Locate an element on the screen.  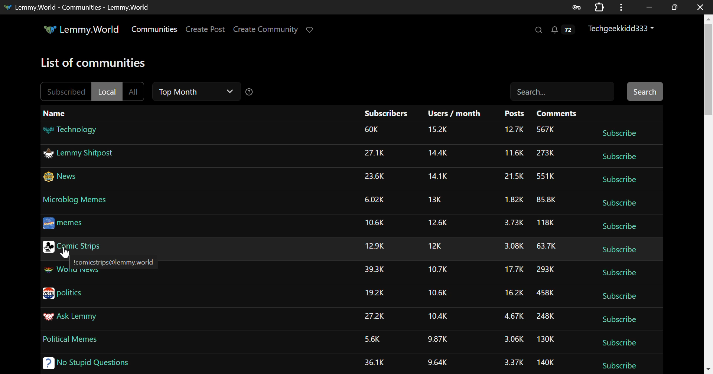
Subscribe is located at coordinates (619, 296).